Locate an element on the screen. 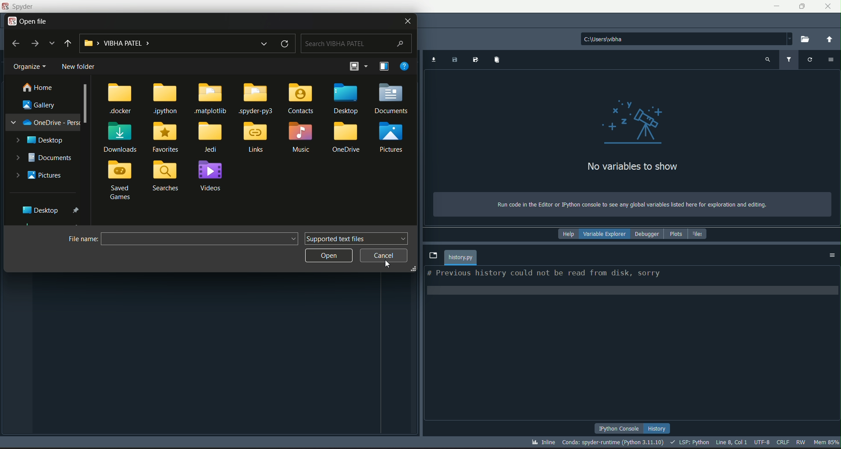 The image size is (841, 449). options is located at coordinates (830, 61).